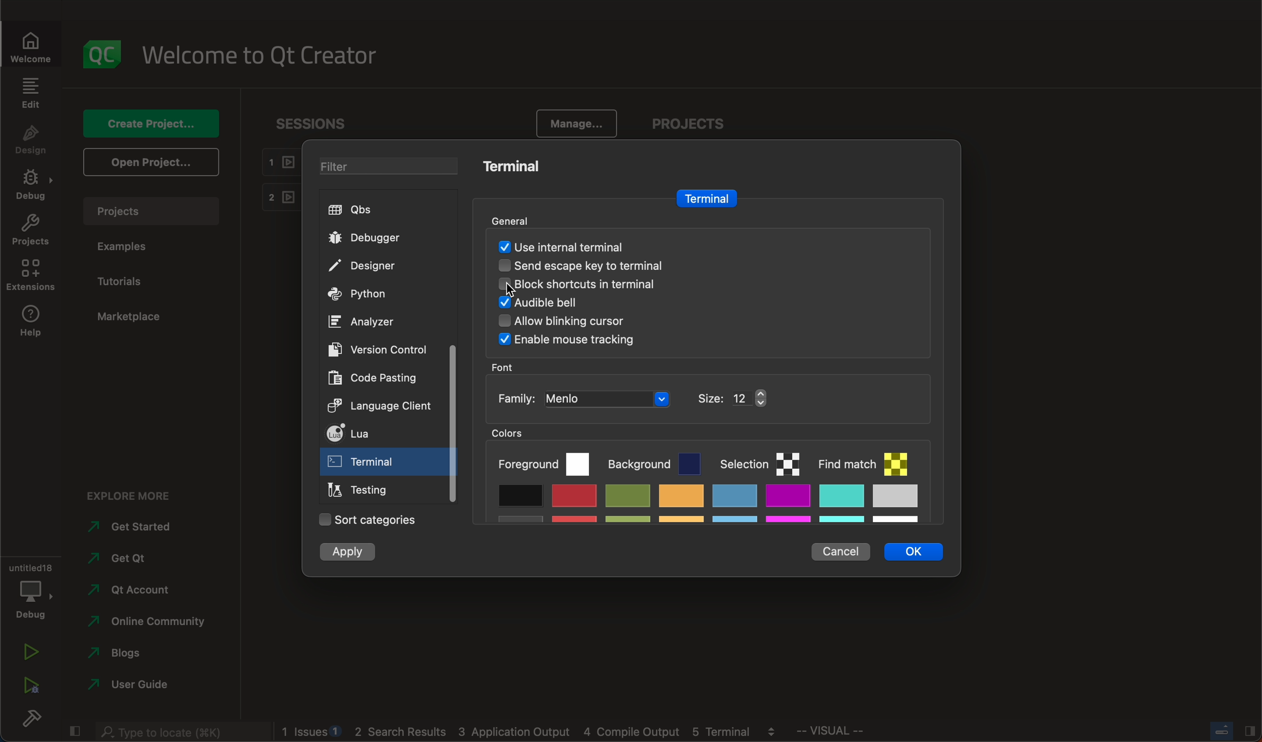  What do you see at coordinates (365, 521) in the screenshot?
I see `categories` at bounding box center [365, 521].